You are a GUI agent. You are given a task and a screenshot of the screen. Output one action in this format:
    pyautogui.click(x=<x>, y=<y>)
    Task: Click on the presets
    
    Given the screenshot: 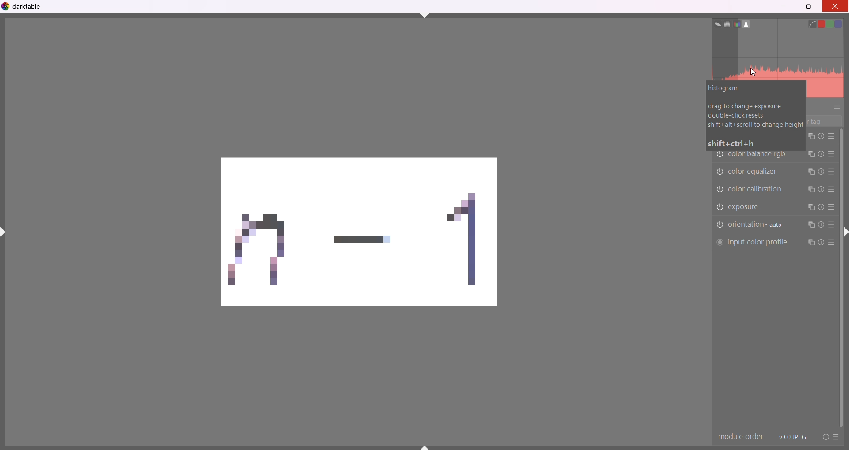 What is the action you would take?
    pyautogui.click(x=831, y=208)
    